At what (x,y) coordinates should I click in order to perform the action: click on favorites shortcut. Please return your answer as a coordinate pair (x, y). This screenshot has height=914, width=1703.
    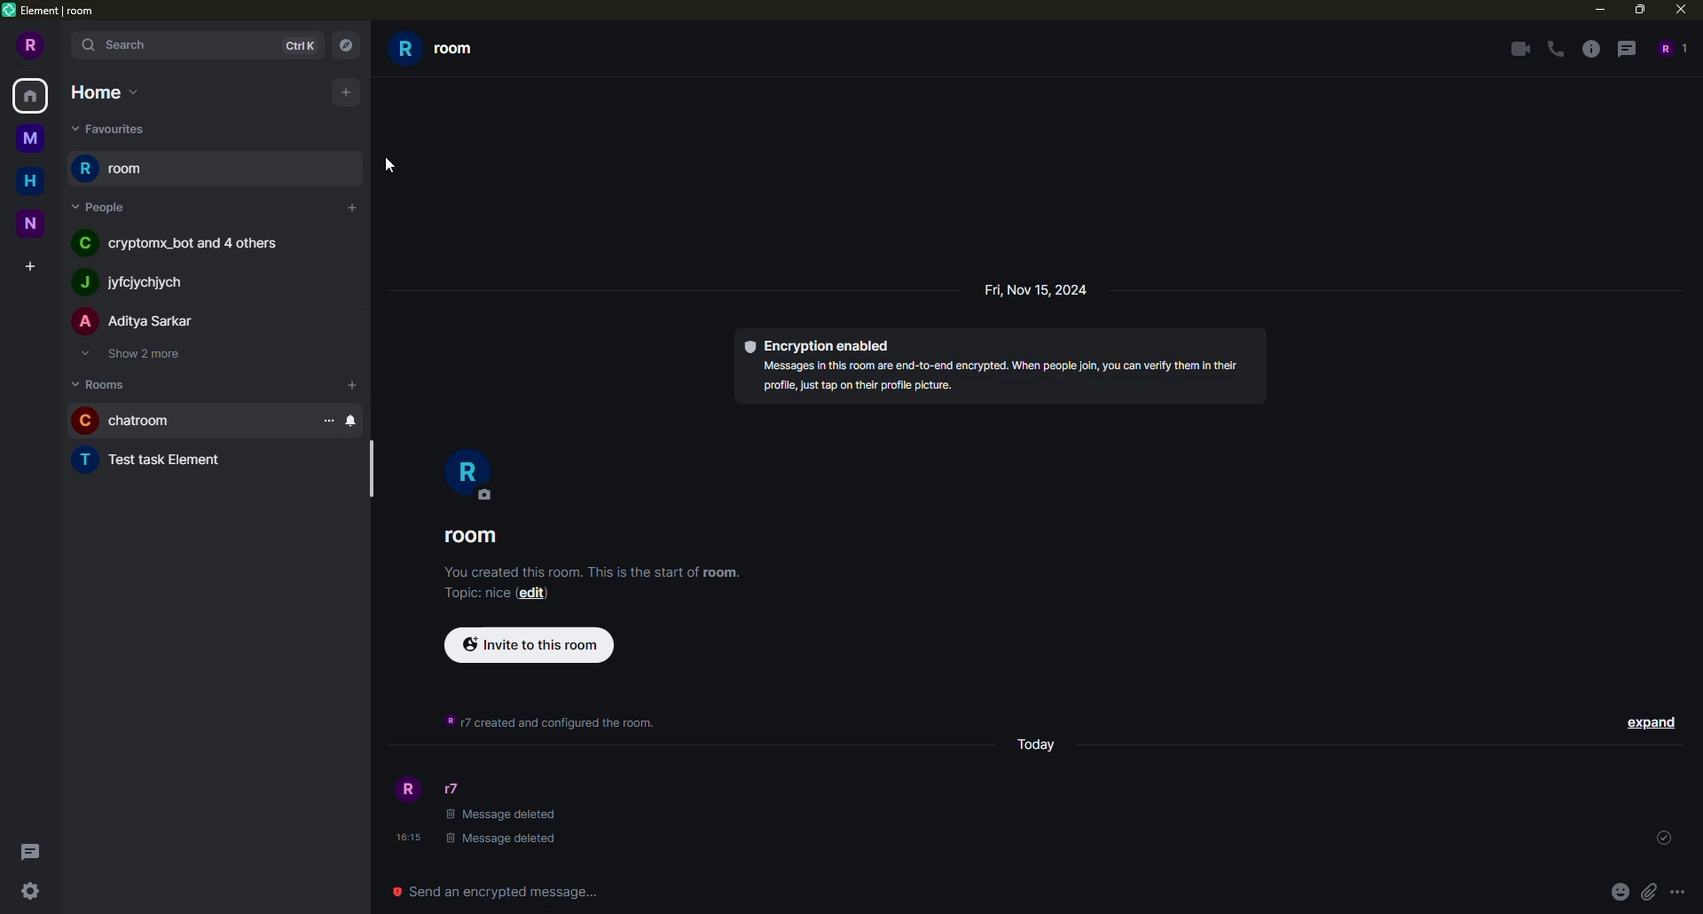
    Looking at the image, I should click on (121, 129).